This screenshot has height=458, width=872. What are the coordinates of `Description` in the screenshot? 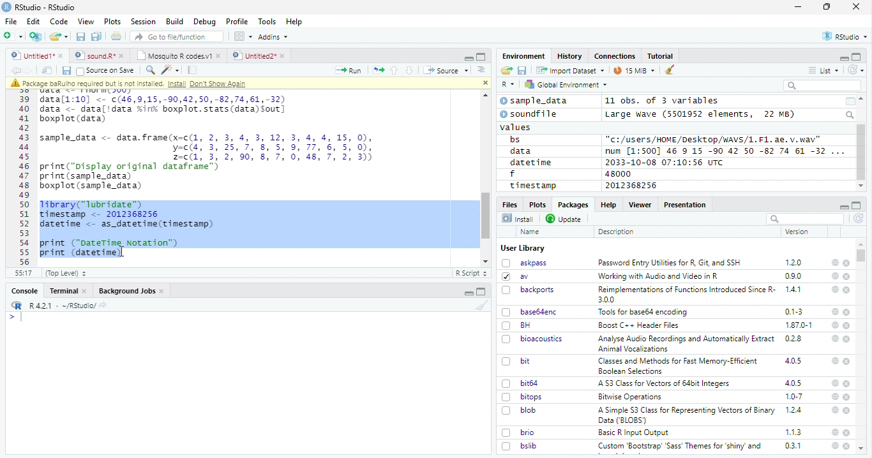 It's located at (617, 232).